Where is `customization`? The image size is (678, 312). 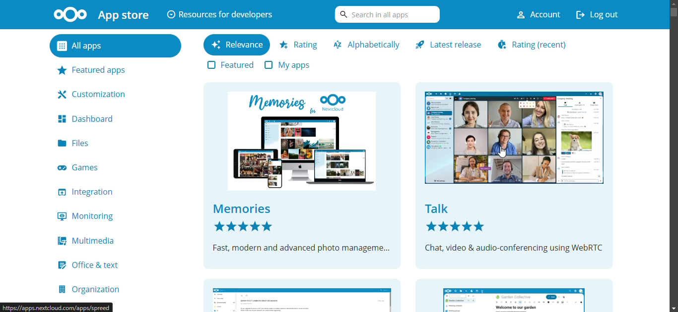 customization is located at coordinates (95, 93).